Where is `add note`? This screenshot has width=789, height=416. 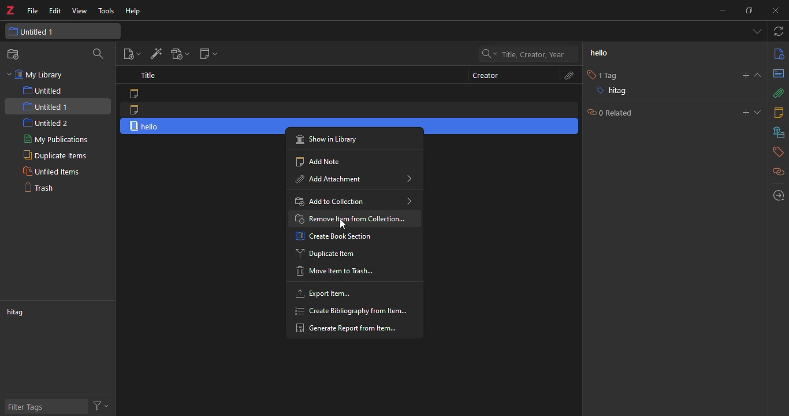
add note is located at coordinates (323, 160).